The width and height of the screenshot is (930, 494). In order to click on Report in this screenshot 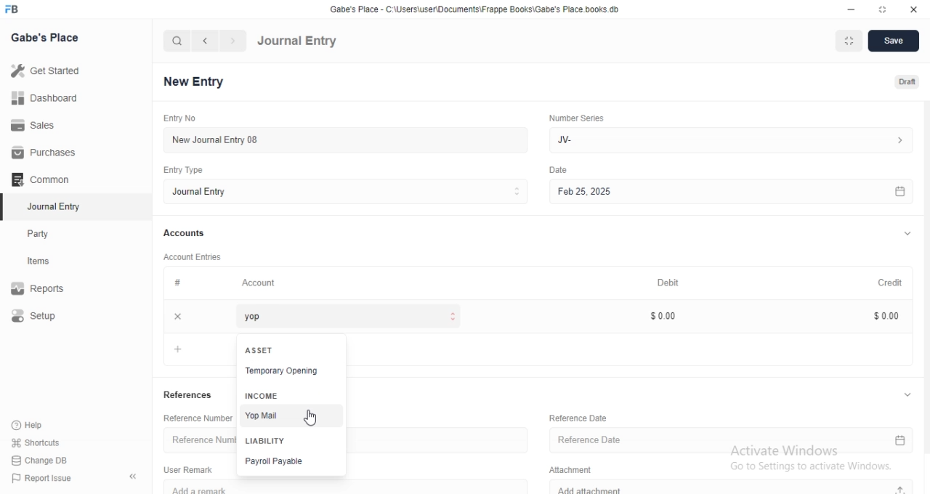, I will do `click(49, 288)`.